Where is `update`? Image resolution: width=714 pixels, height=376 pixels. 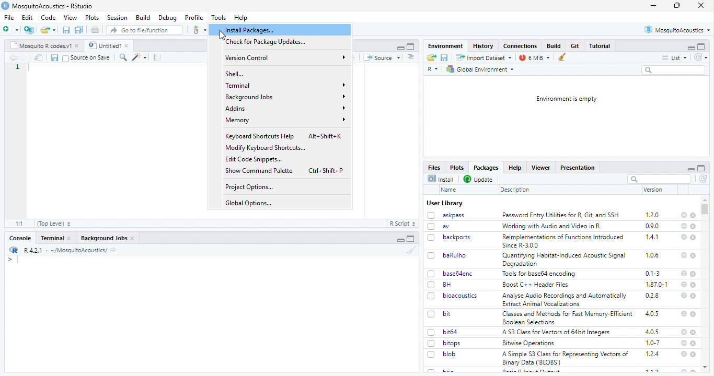
update is located at coordinates (479, 180).